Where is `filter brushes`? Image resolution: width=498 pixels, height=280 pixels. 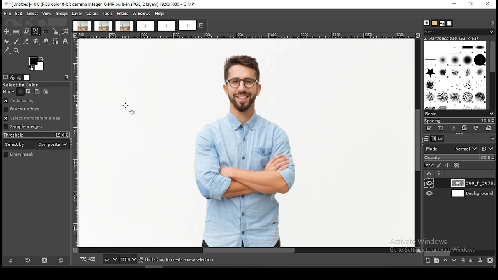 filter brushes is located at coordinates (459, 32).